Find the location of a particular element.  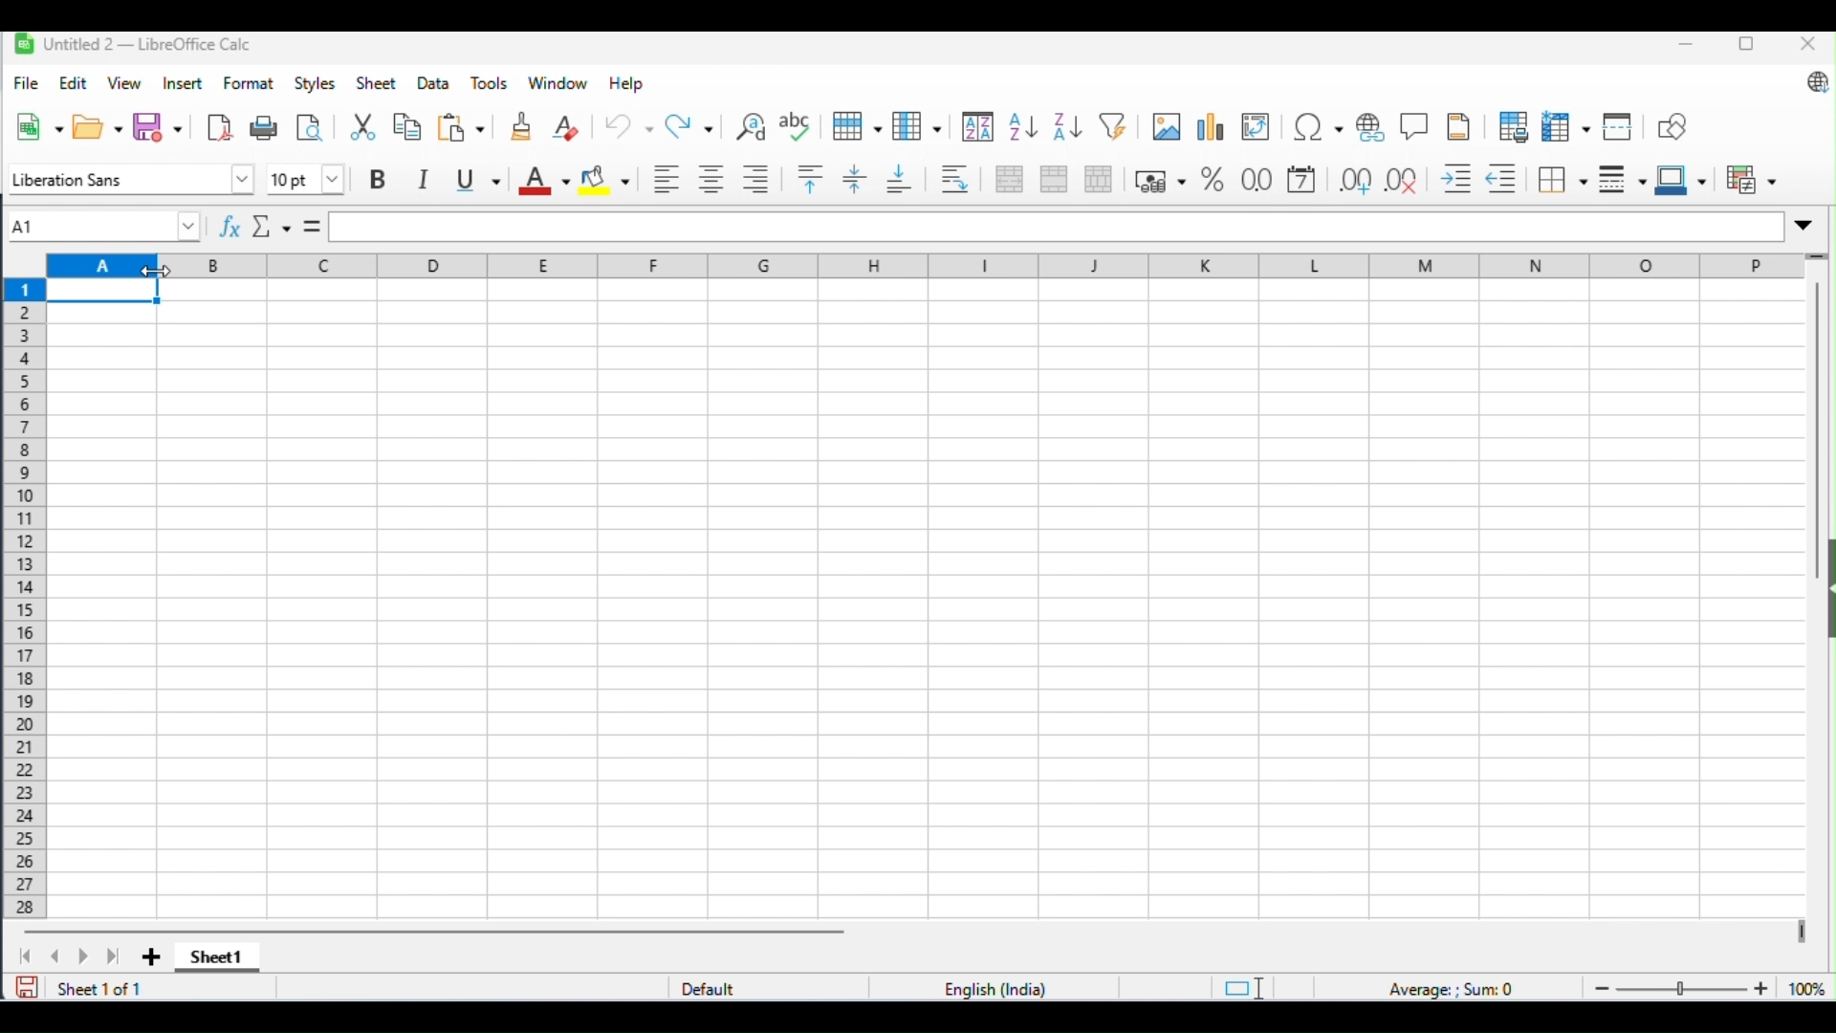

italics is located at coordinates (424, 178).